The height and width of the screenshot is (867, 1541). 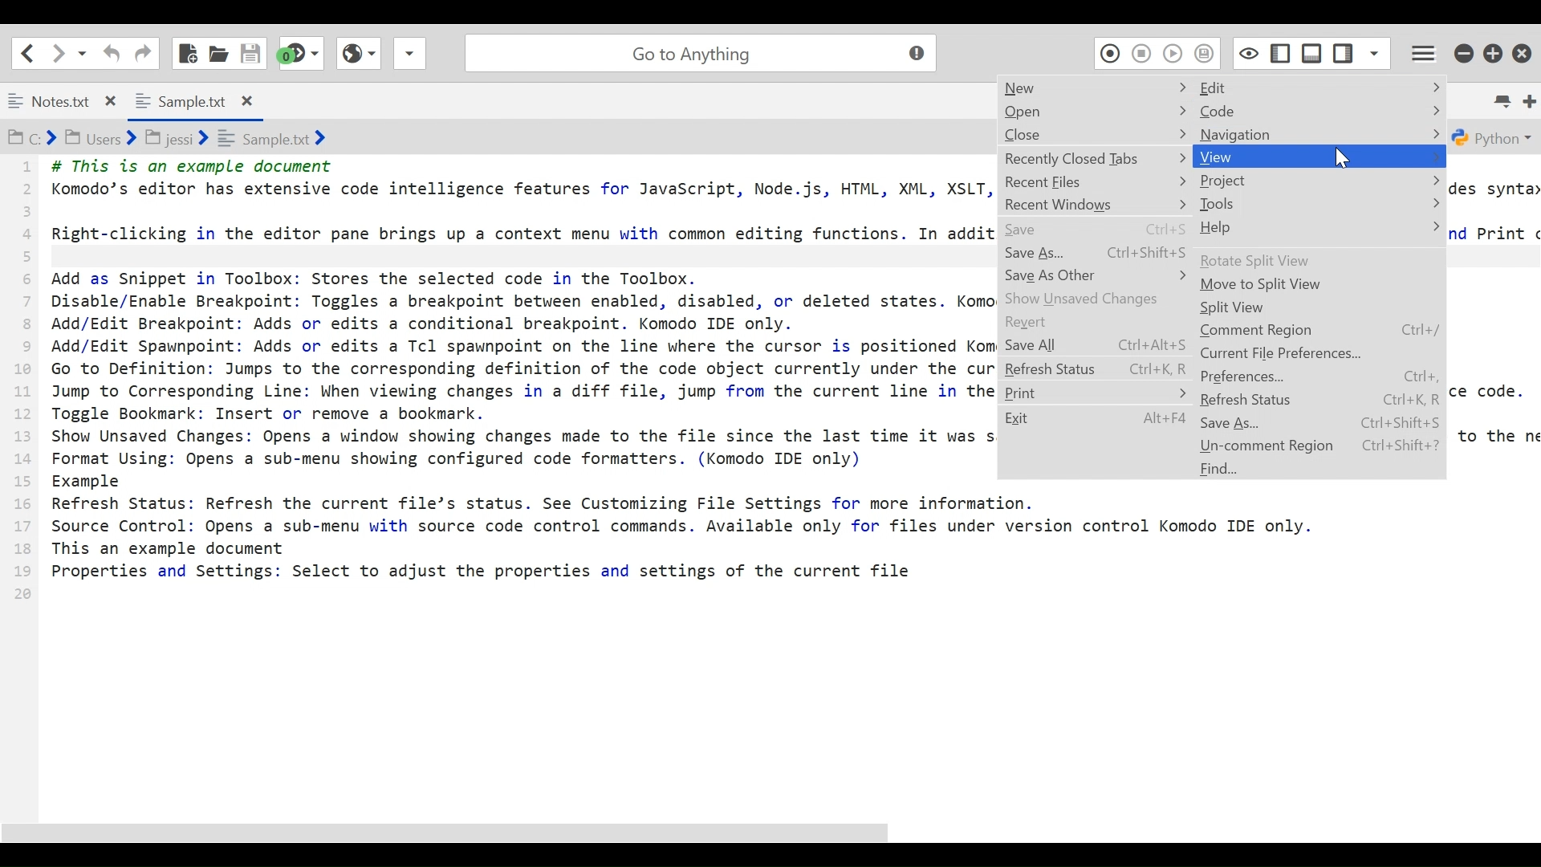 What do you see at coordinates (1319, 286) in the screenshot?
I see `Move to Split View` at bounding box center [1319, 286].